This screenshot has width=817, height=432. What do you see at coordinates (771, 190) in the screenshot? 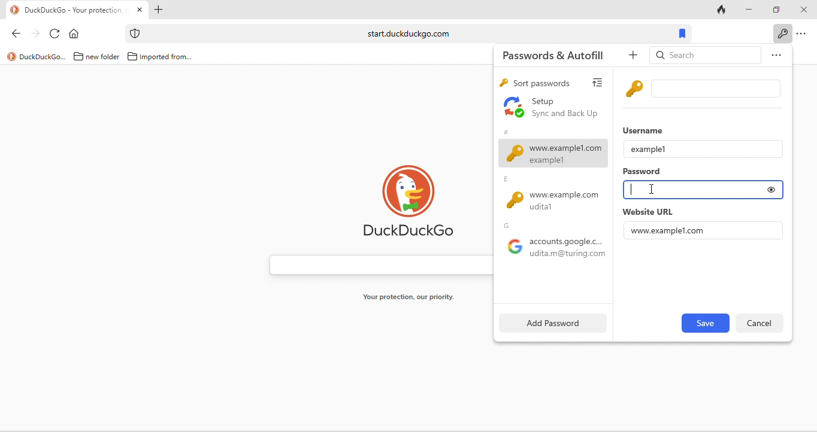
I see `toggle show or hide password` at bounding box center [771, 190].